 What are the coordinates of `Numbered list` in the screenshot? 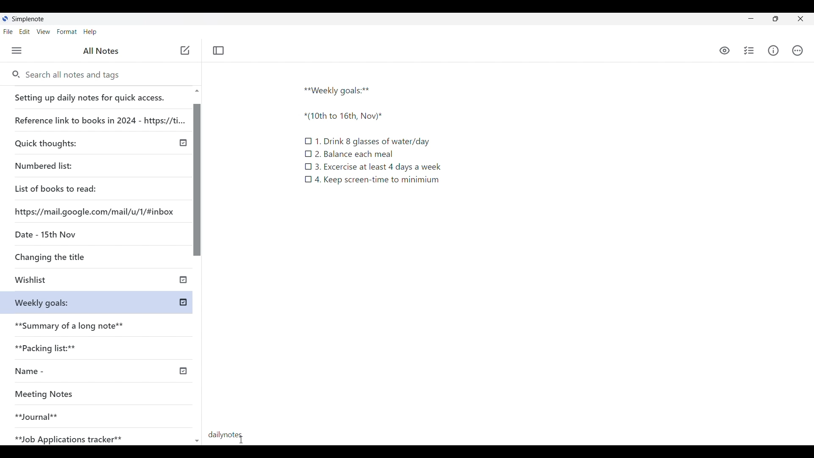 It's located at (68, 164).